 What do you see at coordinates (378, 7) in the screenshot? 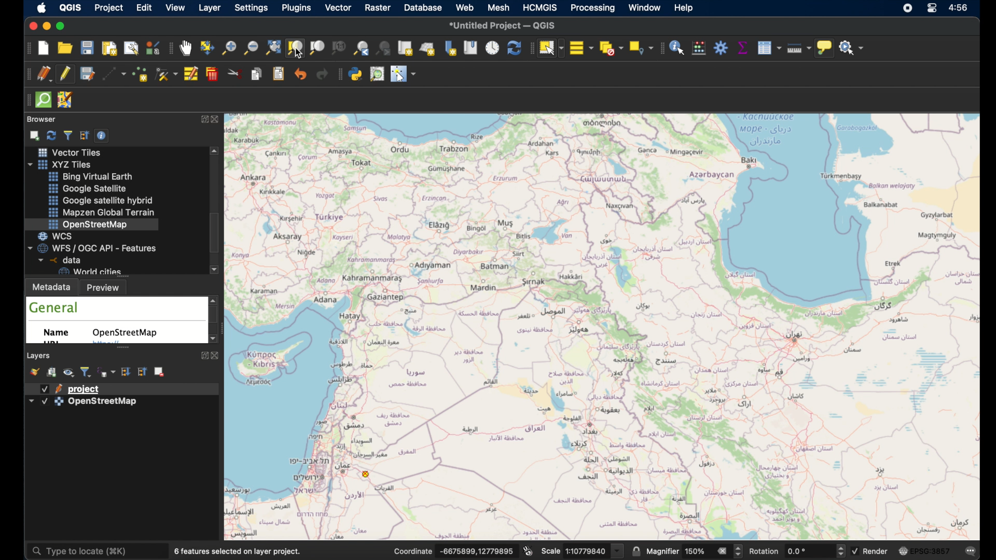
I see `raster` at bounding box center [378, 7].